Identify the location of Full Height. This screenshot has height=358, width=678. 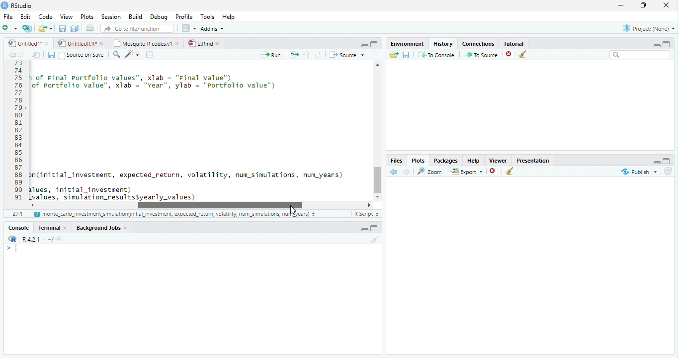
(376, 228).